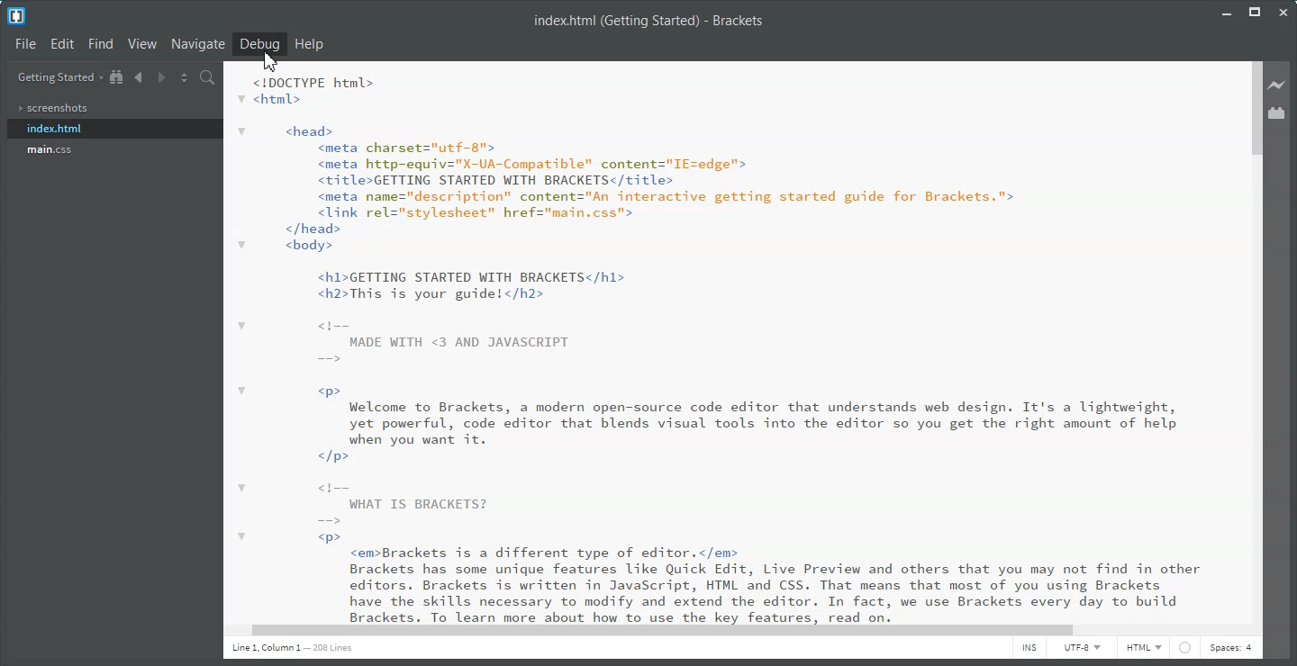 The image size is (1297, 666). I want to click on Live Preview, so click(1277, 85).